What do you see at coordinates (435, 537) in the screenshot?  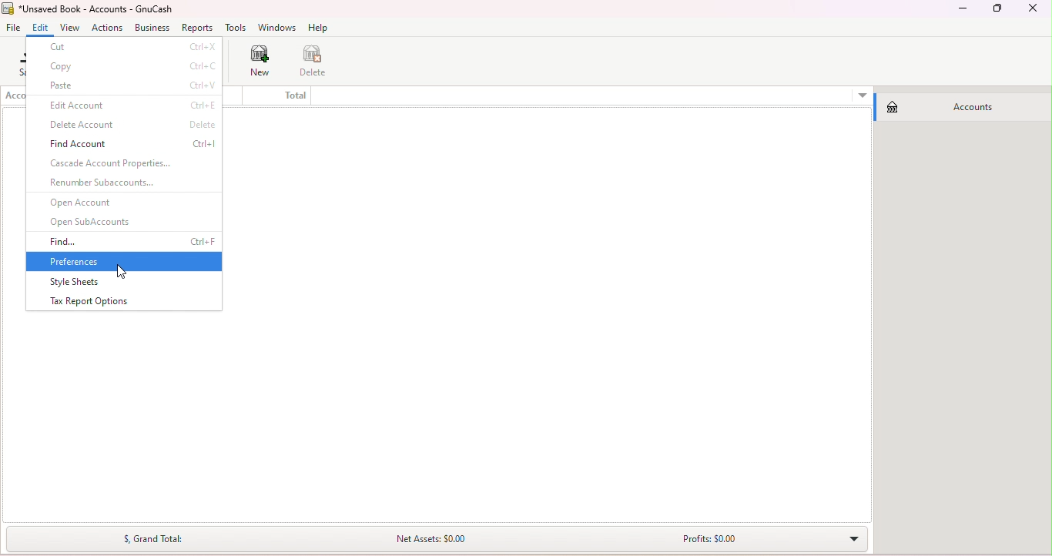 I see `Summary bar drop down` at bounding box center [435, 537].